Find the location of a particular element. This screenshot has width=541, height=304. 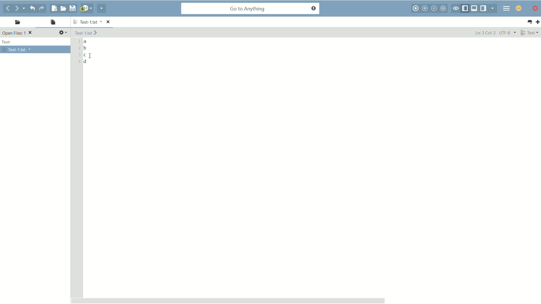

go back is located at coordinates (8, 8).